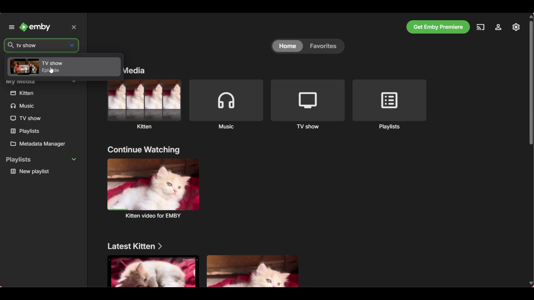 This screenshot has height=300, width=534. I want to click on cursor, so click(52, 70).